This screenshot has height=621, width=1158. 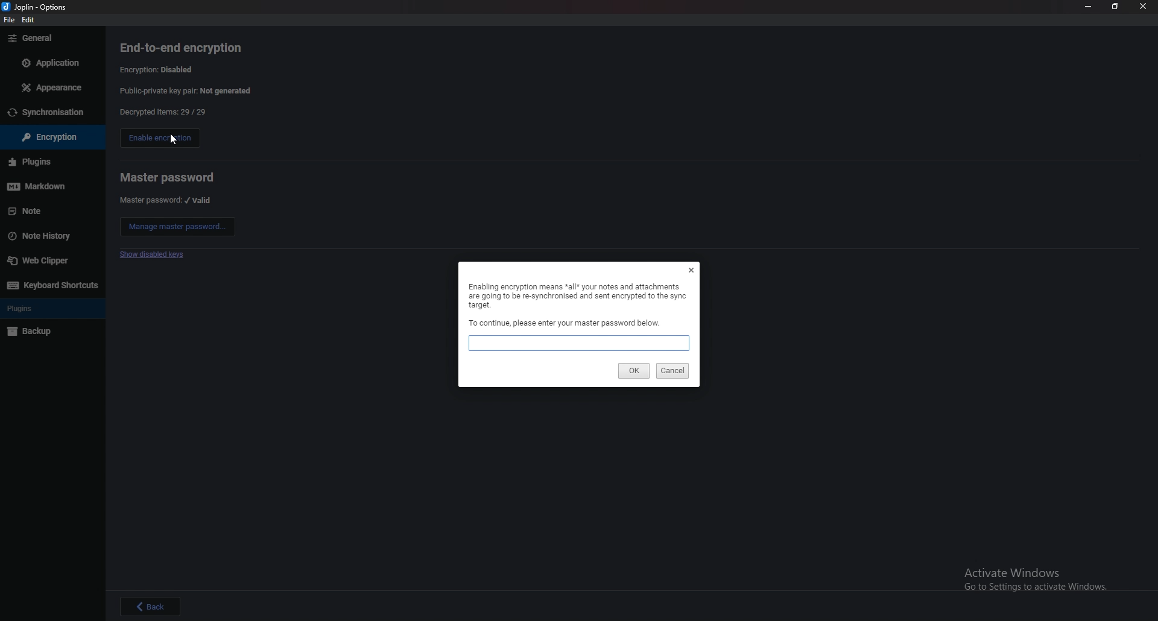 I want to click on , so click(x=691, y=269).